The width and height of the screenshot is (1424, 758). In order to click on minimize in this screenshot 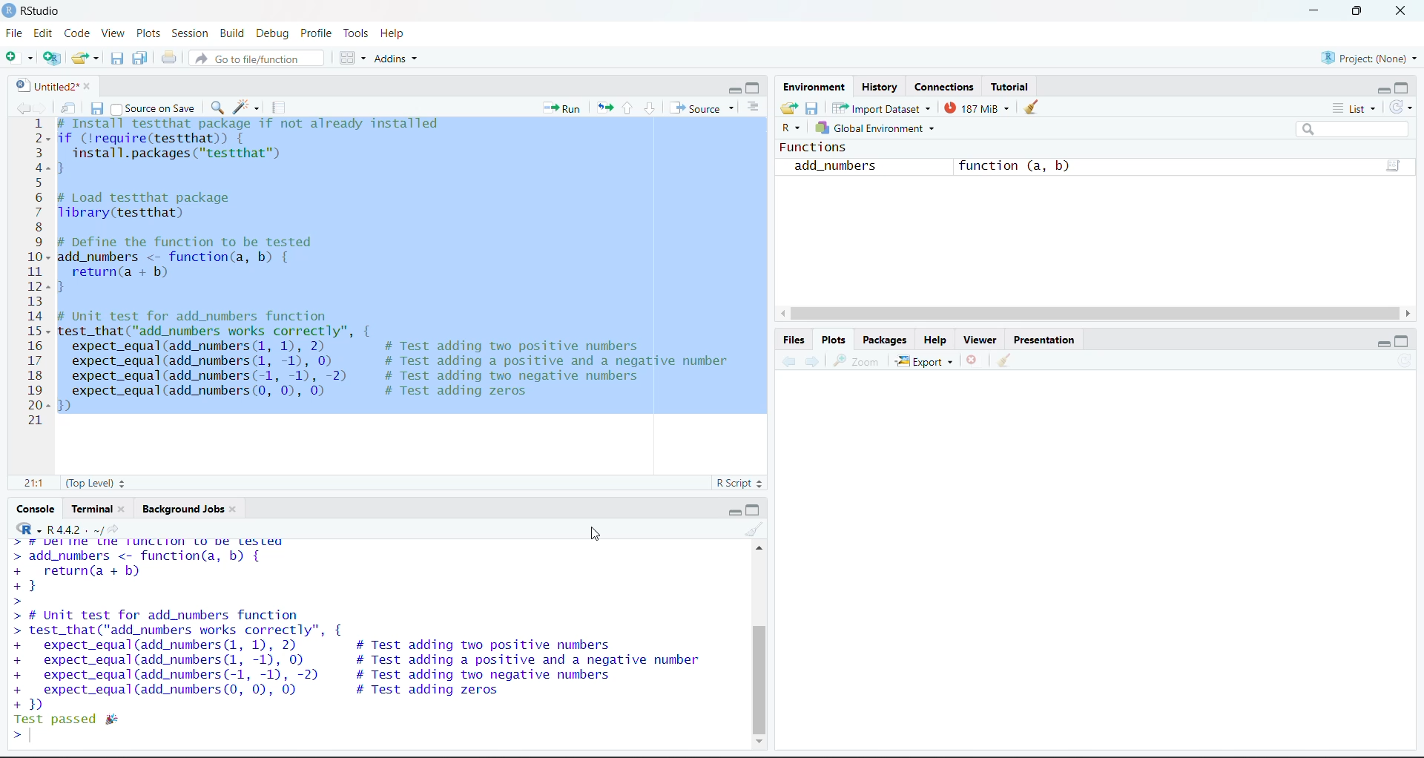, I will do `click(1382, 90)`.